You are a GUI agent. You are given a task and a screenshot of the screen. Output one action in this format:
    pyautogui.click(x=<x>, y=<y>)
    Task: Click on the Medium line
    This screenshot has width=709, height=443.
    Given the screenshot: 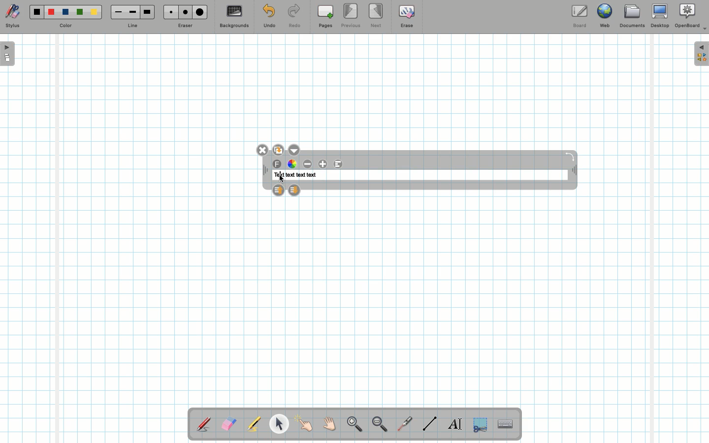 What is the action you would take?
    pyautogui.click(x=132, y=12)
    